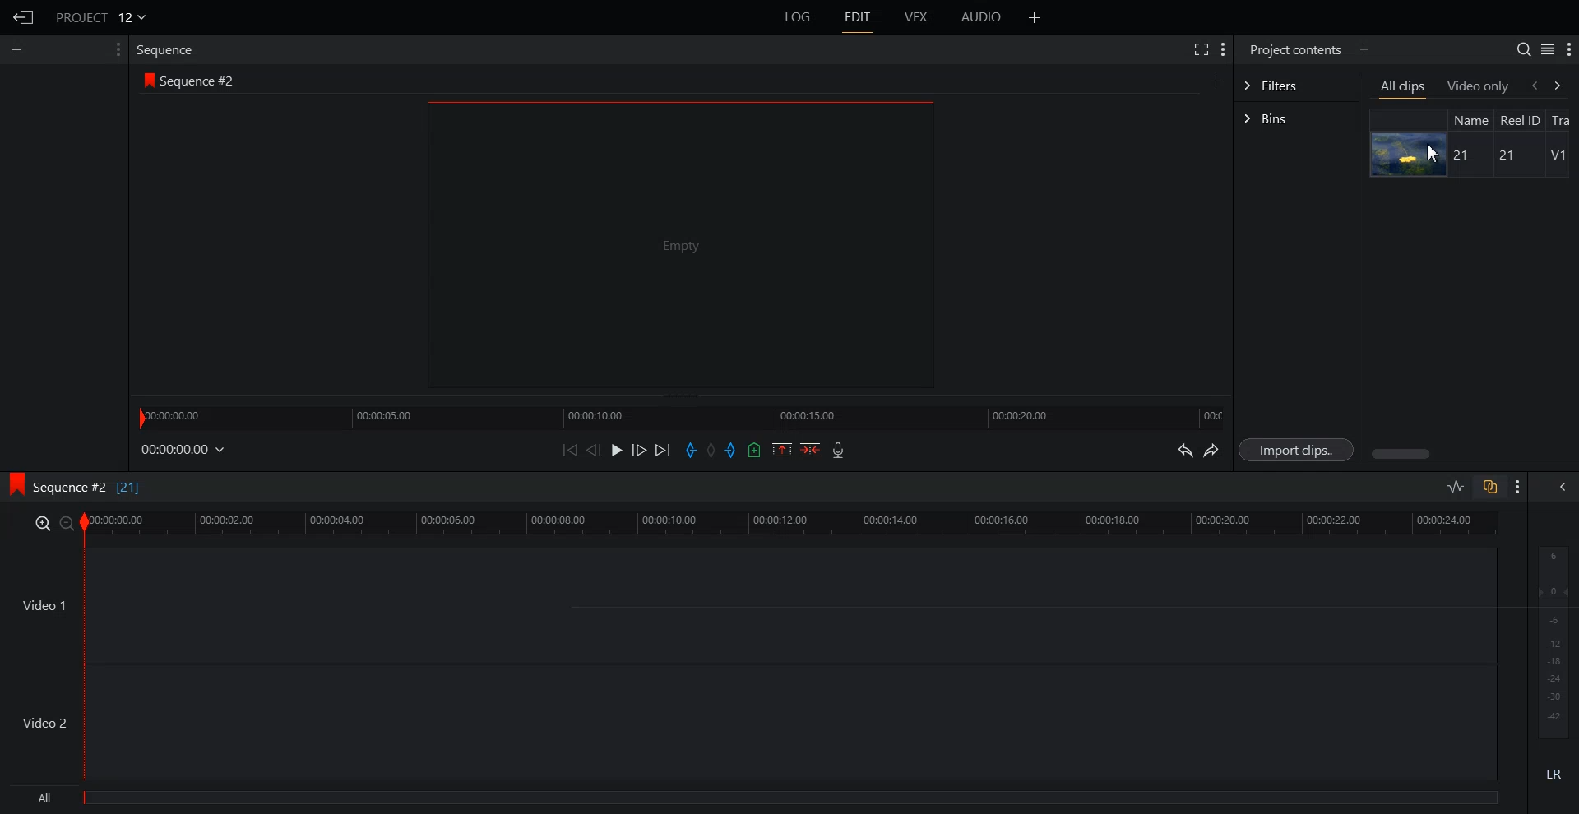 This screenshot has width=1579, height=814. I want to click on Add Panel, so click(1216, 79).